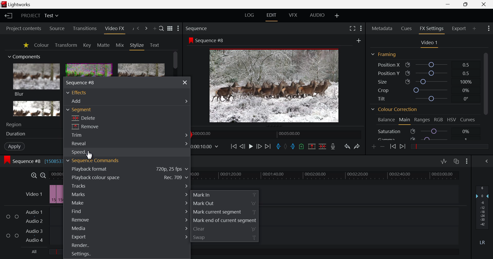 Image resolution: width=493 pixels, height=259 pixels. What do you see at coordinates (361, 29) in the screenshot?
I see `Show Settings` at bounding box center [361, 29].